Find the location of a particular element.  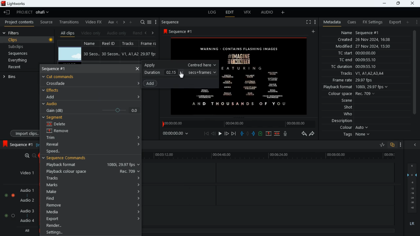

everything is located at coordinates (17, 61).